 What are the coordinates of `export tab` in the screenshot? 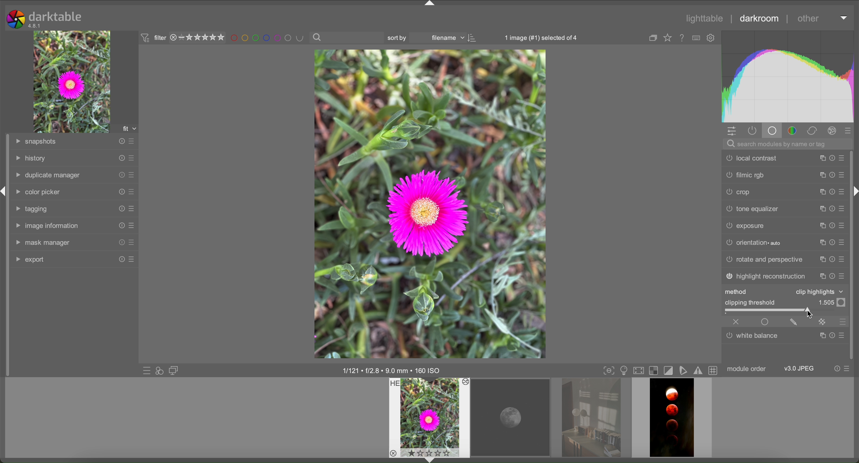 It's located at (30, 259).